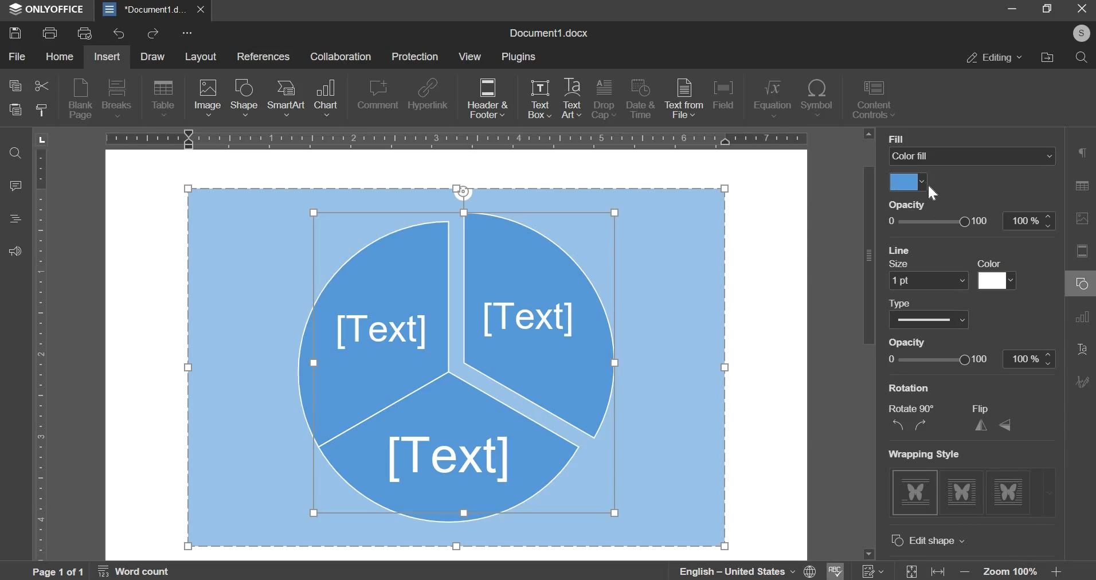  I want to click on copy, so click(15, 88).